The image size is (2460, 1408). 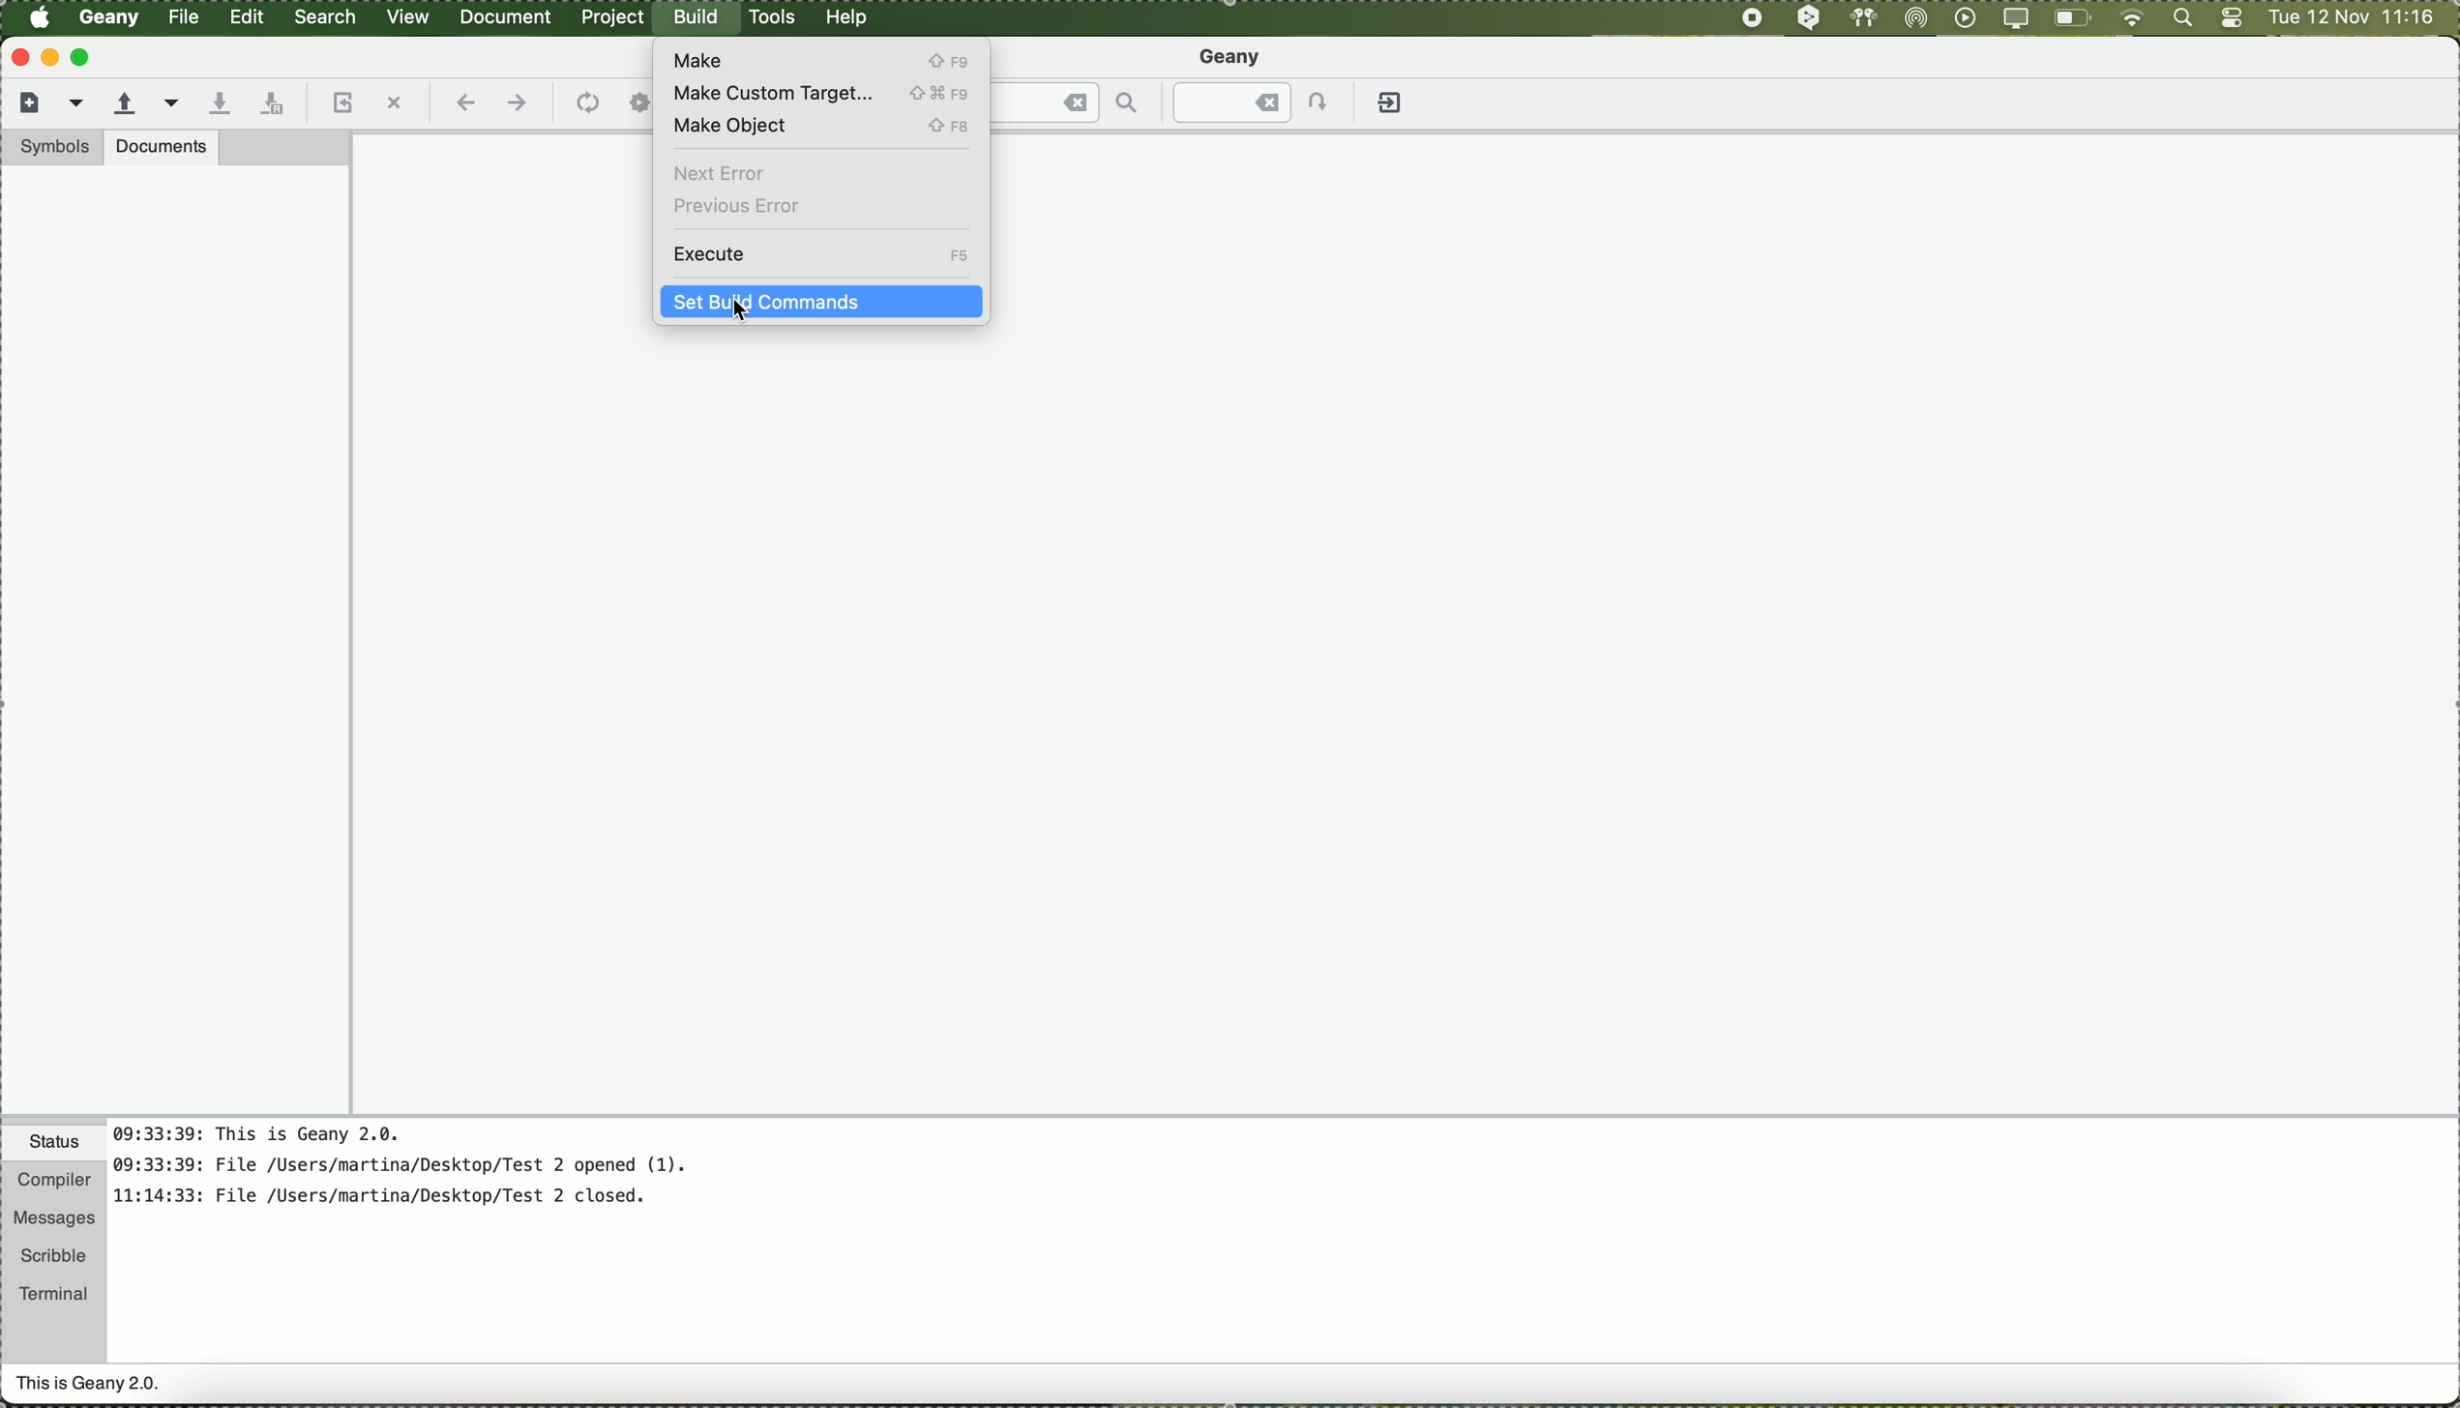 What do you see at coordinates (125, 104) in the screenshot?
I see `open an existing file` at bounding box center [125, 104].